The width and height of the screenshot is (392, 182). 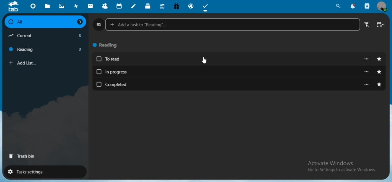 What do you see at coordinates (99, 71) in the screenshot?
I see `Checkbox` at bounding box center [99, 71].